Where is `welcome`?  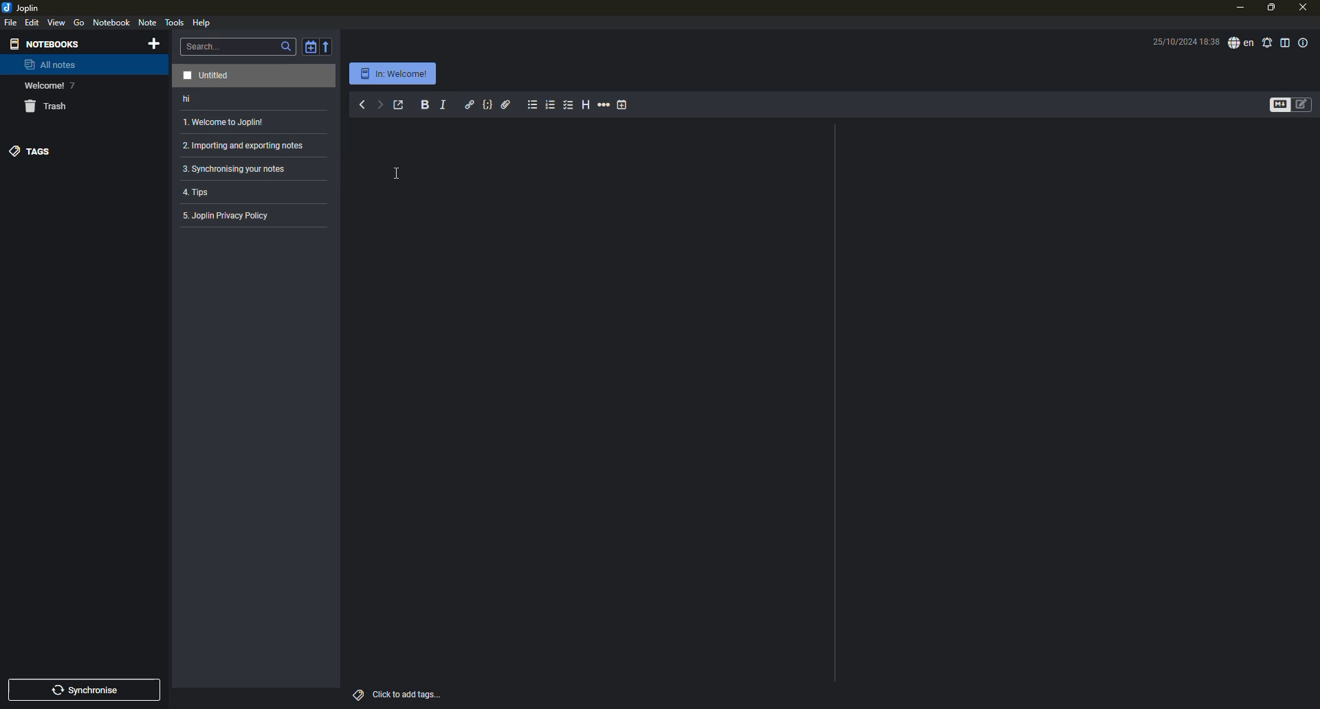 welcome is located at coordinates (43, 86).